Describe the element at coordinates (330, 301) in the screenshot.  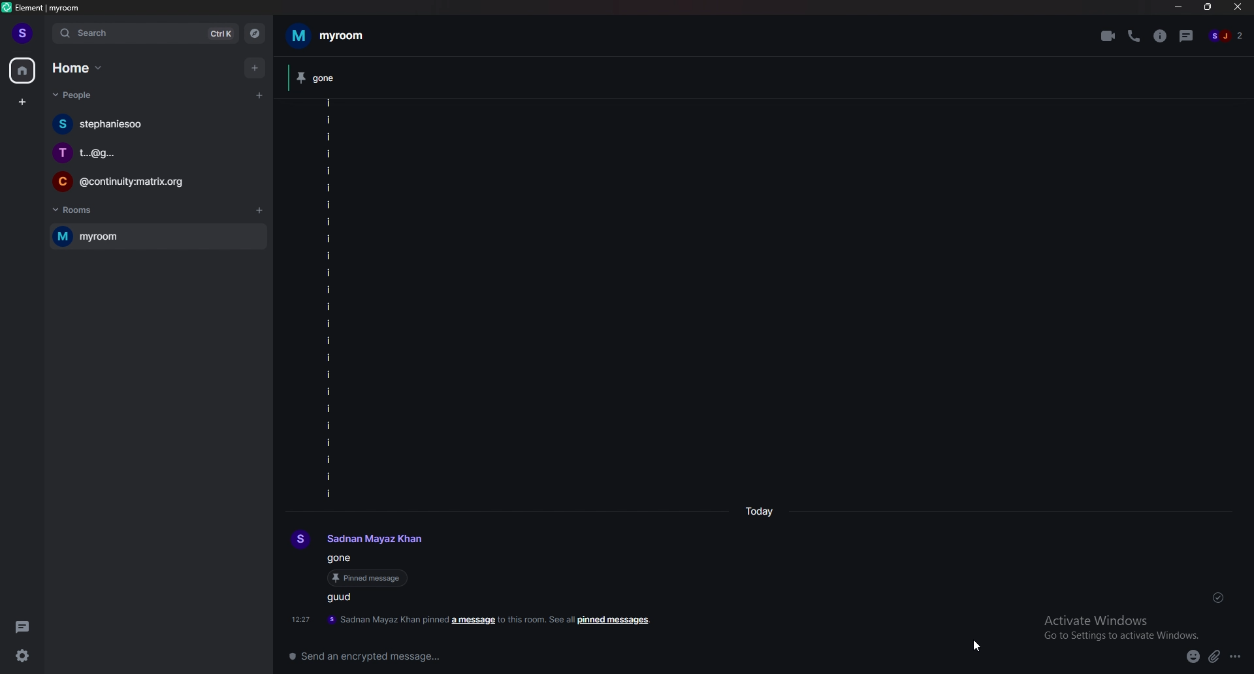
I see `texts` at that location.